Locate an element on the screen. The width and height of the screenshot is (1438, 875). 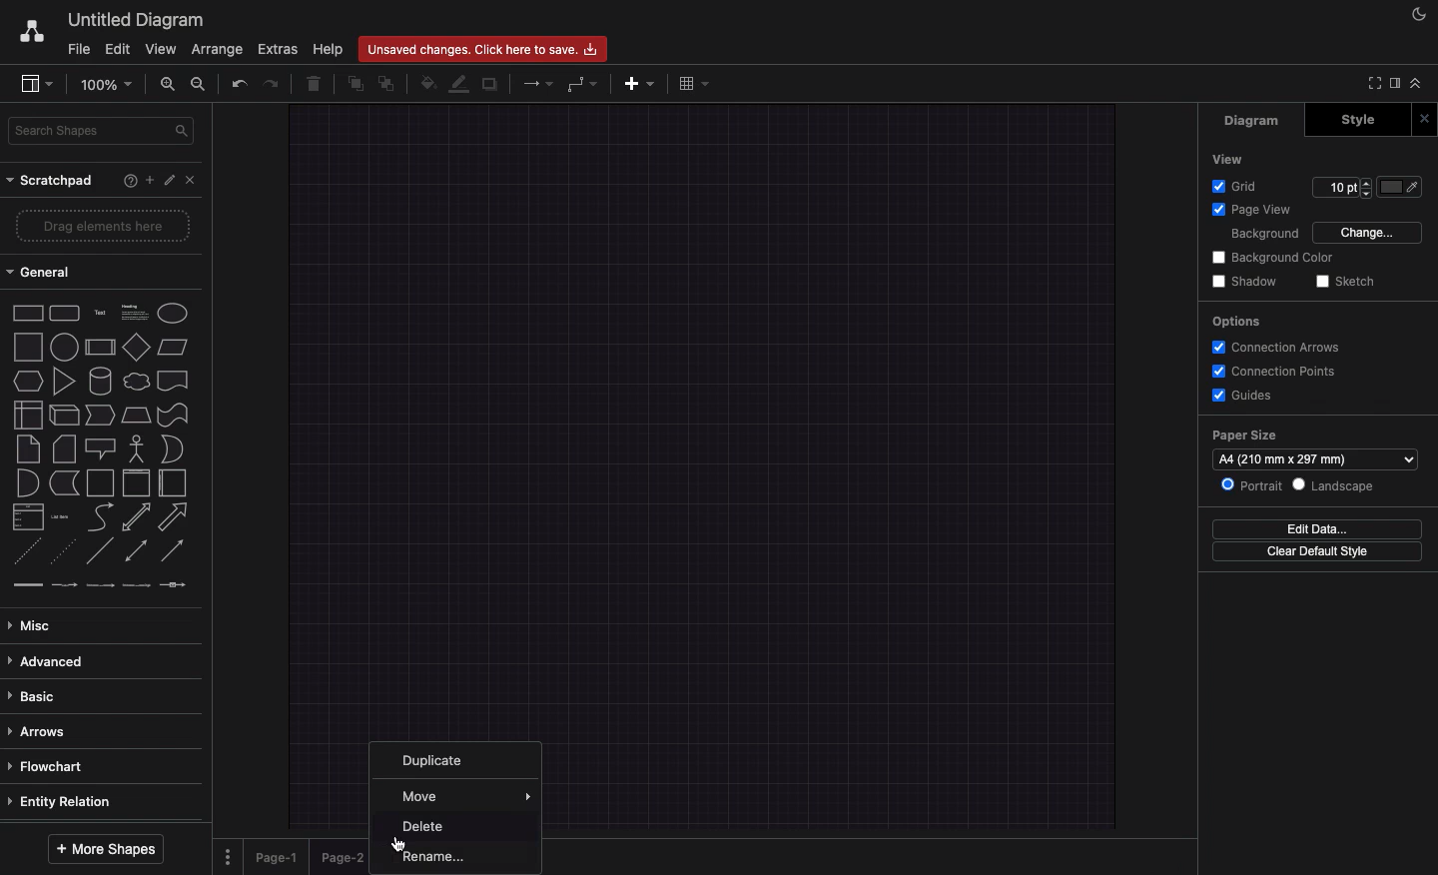
Options is located at coordinates (1236, 321).